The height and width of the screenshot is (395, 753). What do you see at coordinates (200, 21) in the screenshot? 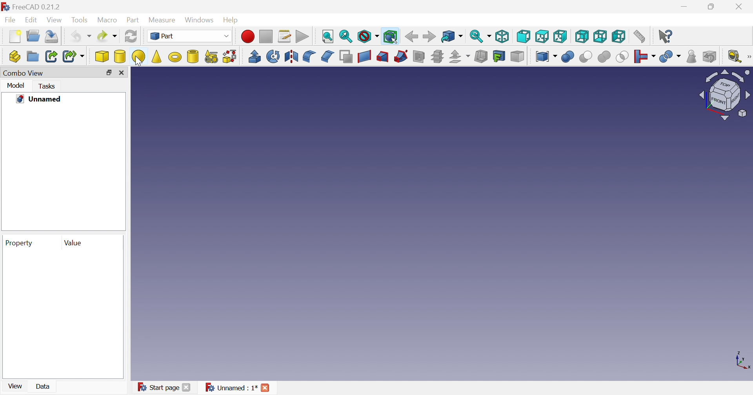
I see `Windows` at bounding box center [200, 21].